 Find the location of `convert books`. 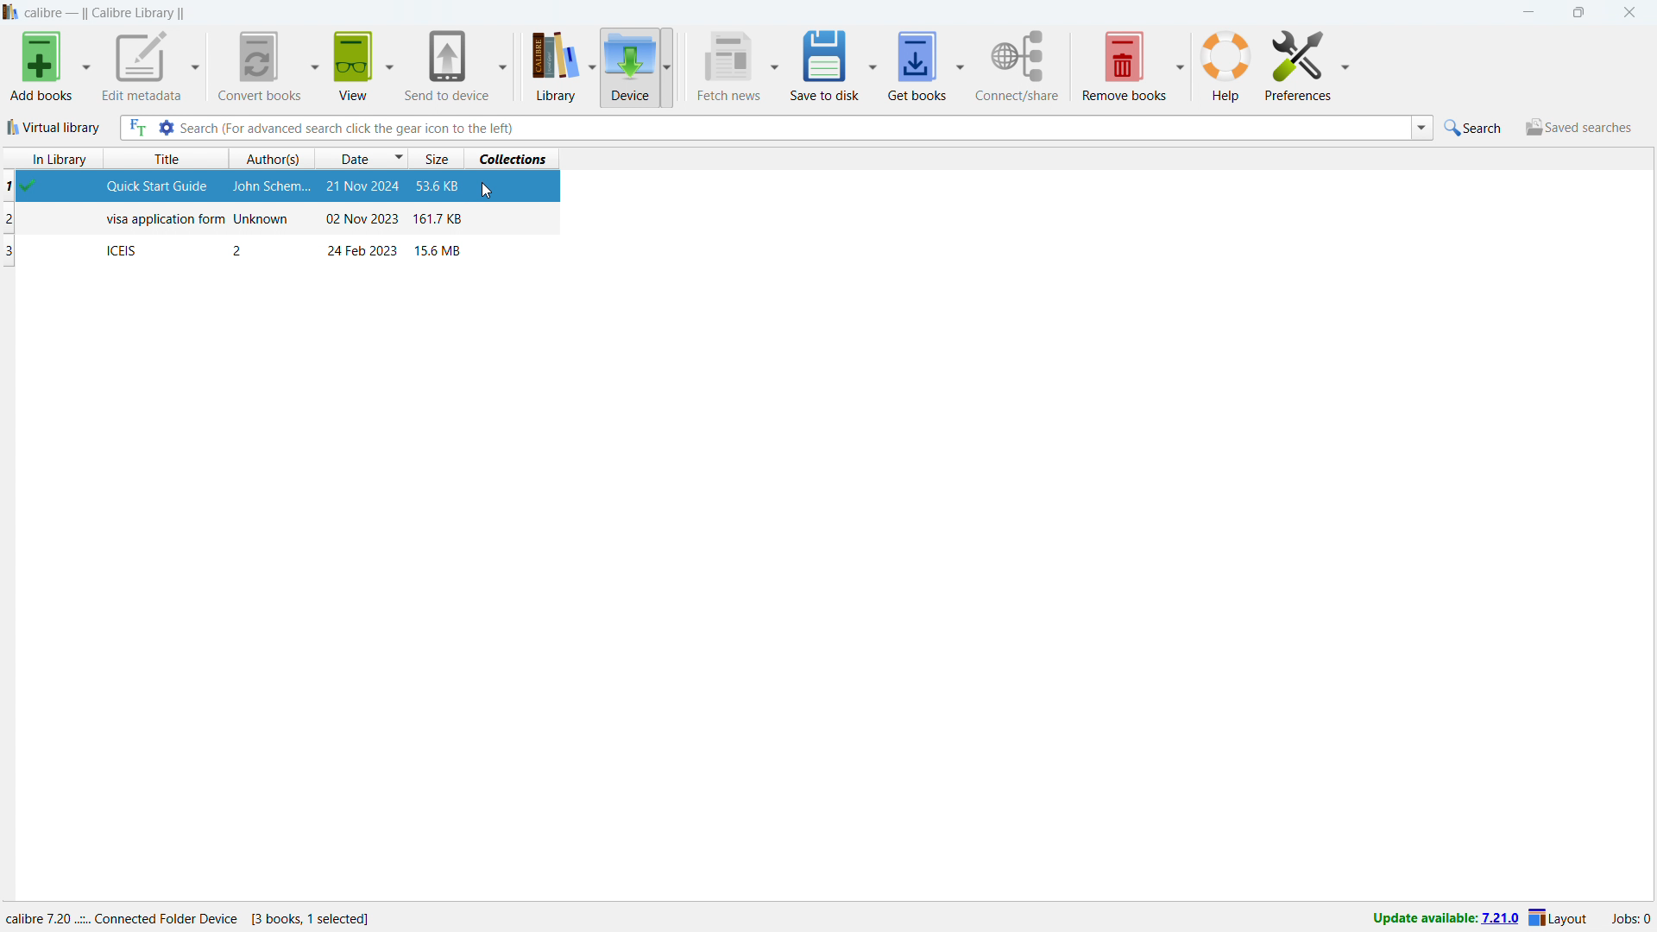

convert books is located at coordinates (256, 66).